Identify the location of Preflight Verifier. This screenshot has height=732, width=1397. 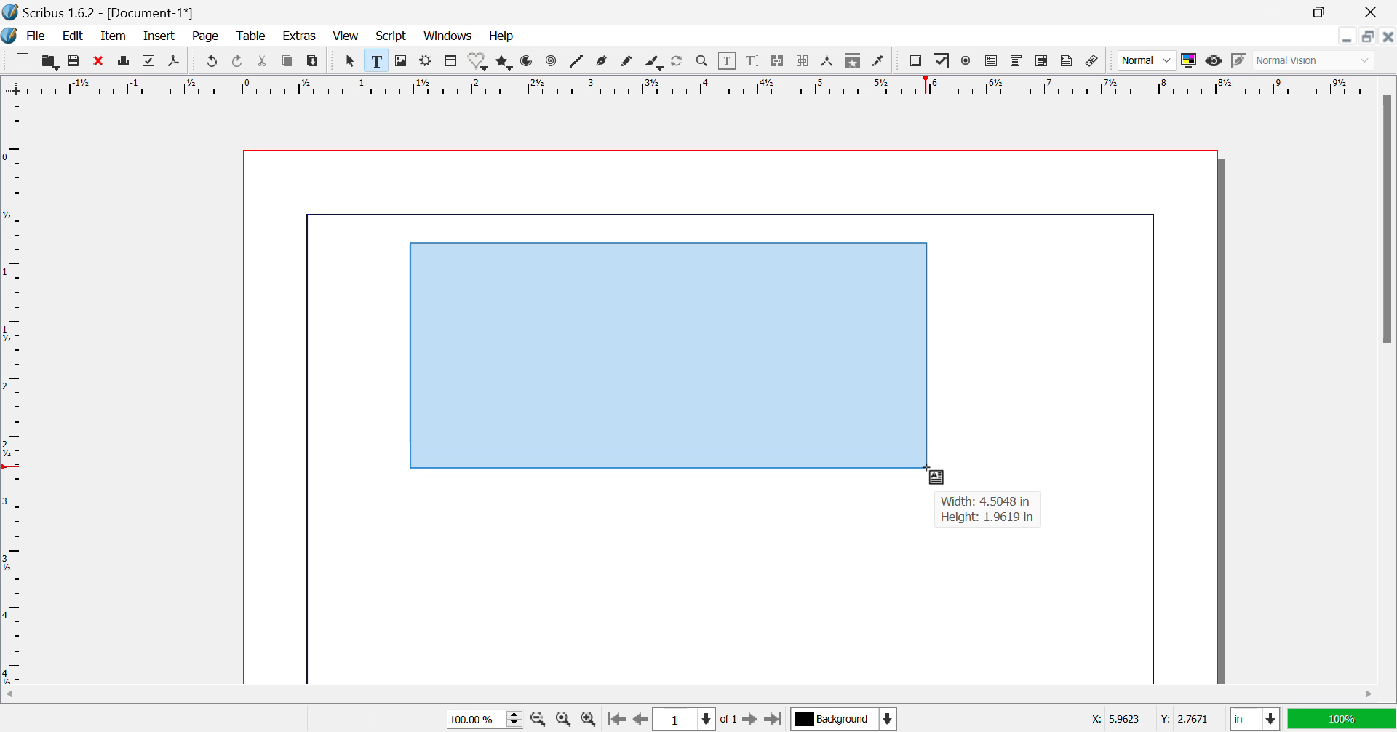
(149, 63).